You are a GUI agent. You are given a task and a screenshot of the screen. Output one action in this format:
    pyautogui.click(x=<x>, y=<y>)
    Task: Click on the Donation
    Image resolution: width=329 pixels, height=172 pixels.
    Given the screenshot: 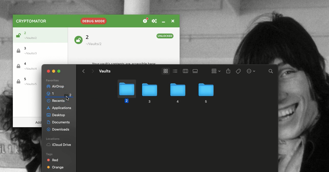 What is the action you would take?
    pyautogui.click(x=146, y=21)
    